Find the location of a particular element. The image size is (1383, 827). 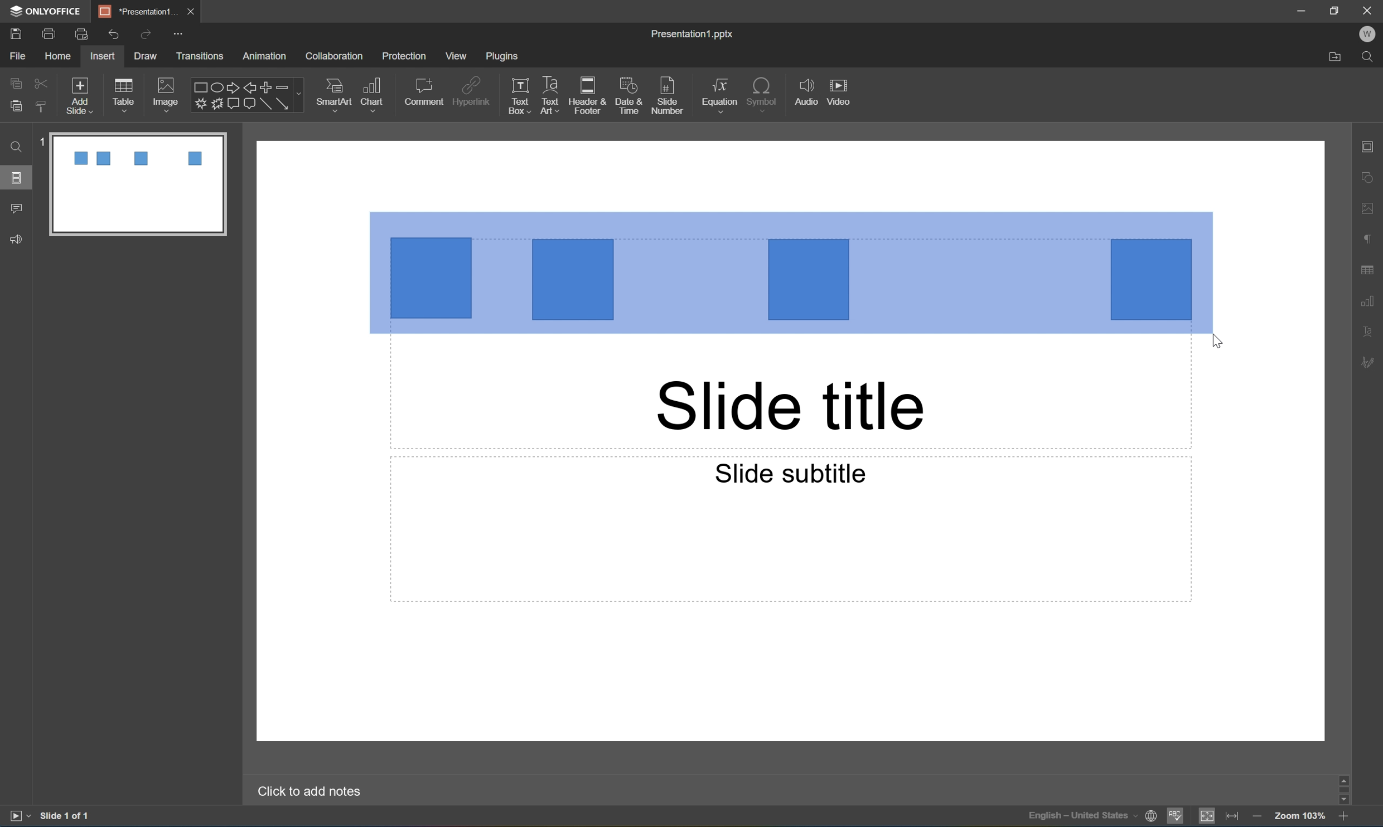

minimize is located at coordinates (1300, 9).